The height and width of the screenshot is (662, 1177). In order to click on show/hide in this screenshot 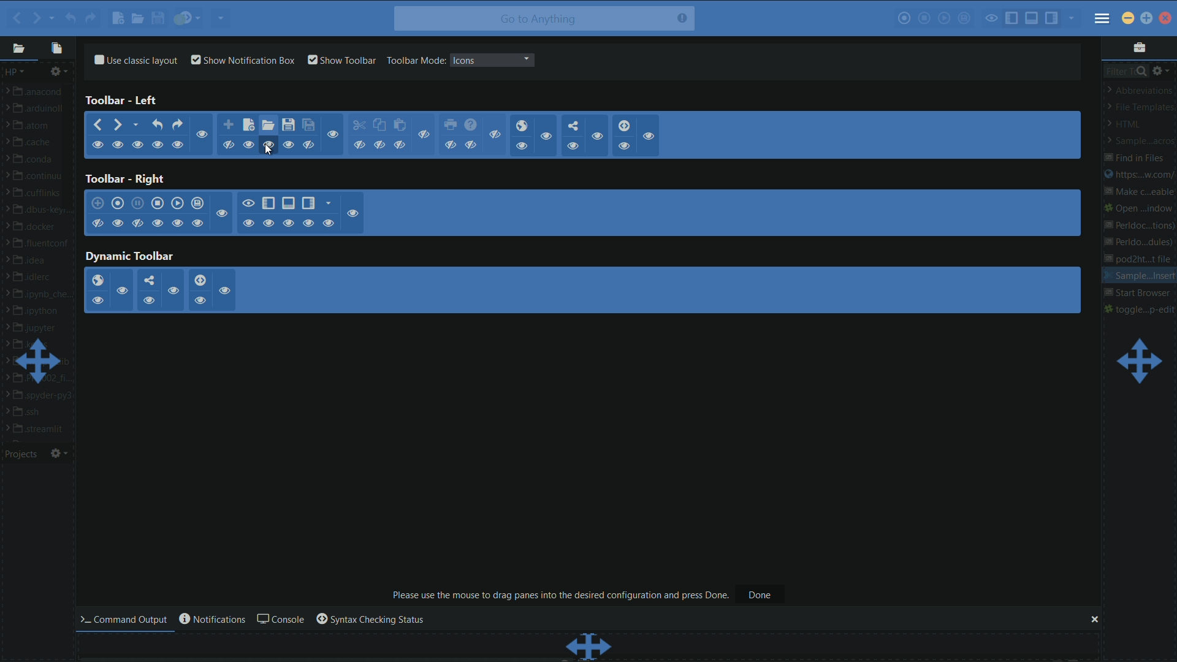, I will do `click(228, 145)`.